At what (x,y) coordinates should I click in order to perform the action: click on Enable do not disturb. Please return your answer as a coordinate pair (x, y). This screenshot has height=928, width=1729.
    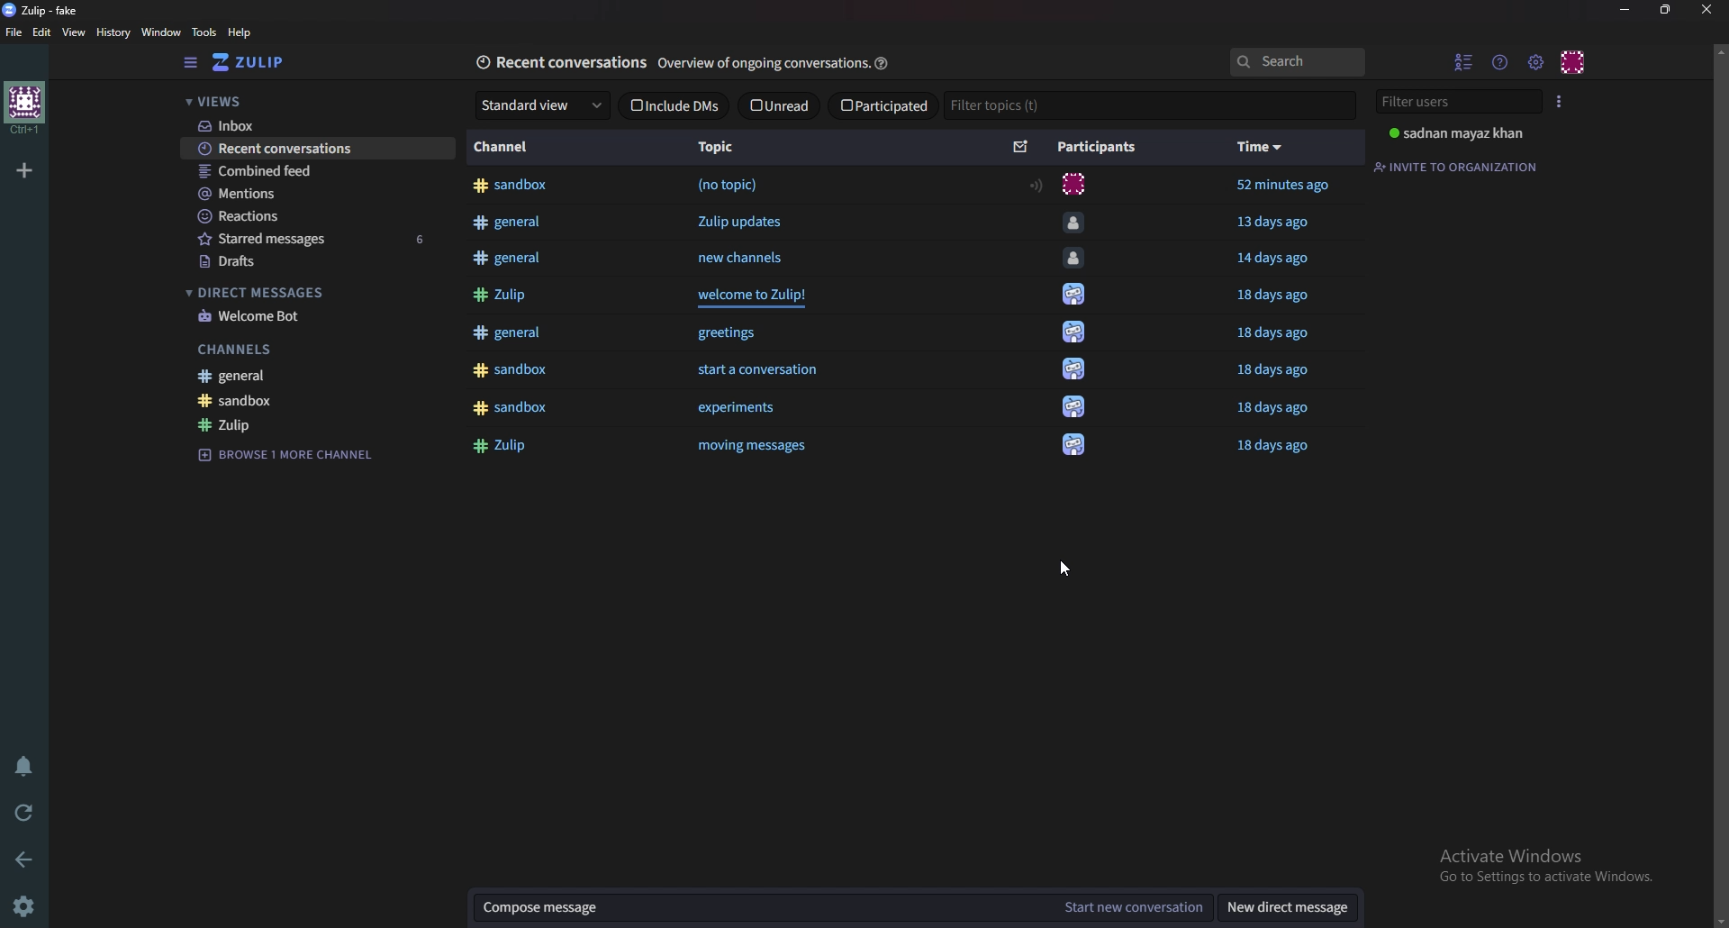
    Looking at the image, I should click on (25, 767).